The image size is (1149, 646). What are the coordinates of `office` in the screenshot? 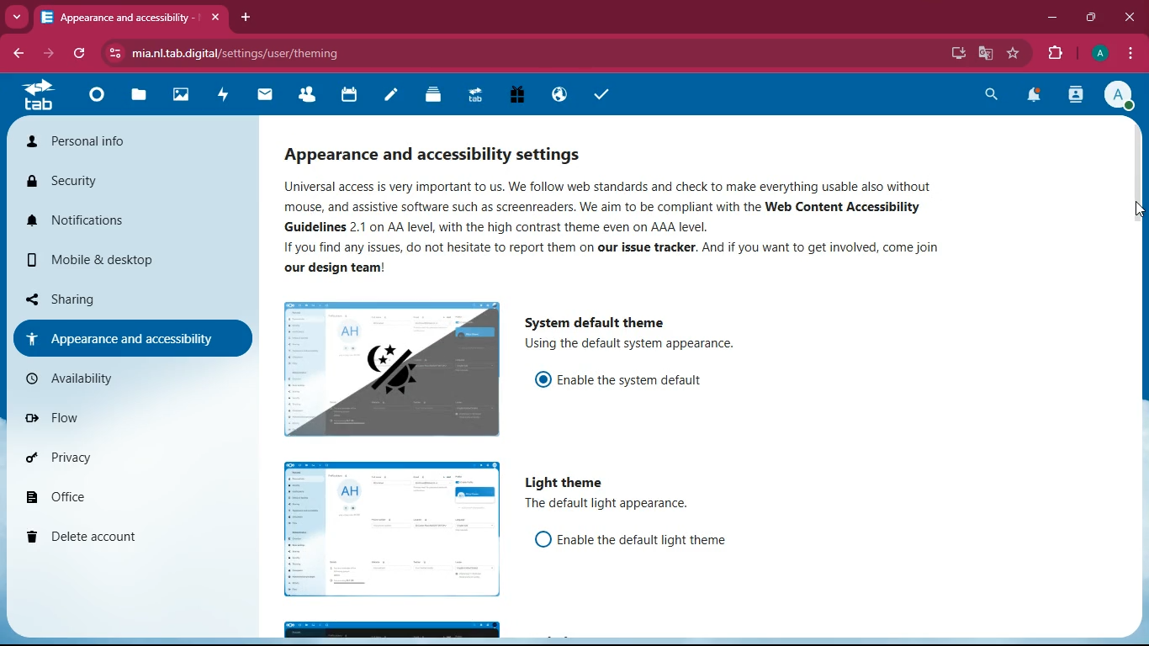 It's located at (140, 499).